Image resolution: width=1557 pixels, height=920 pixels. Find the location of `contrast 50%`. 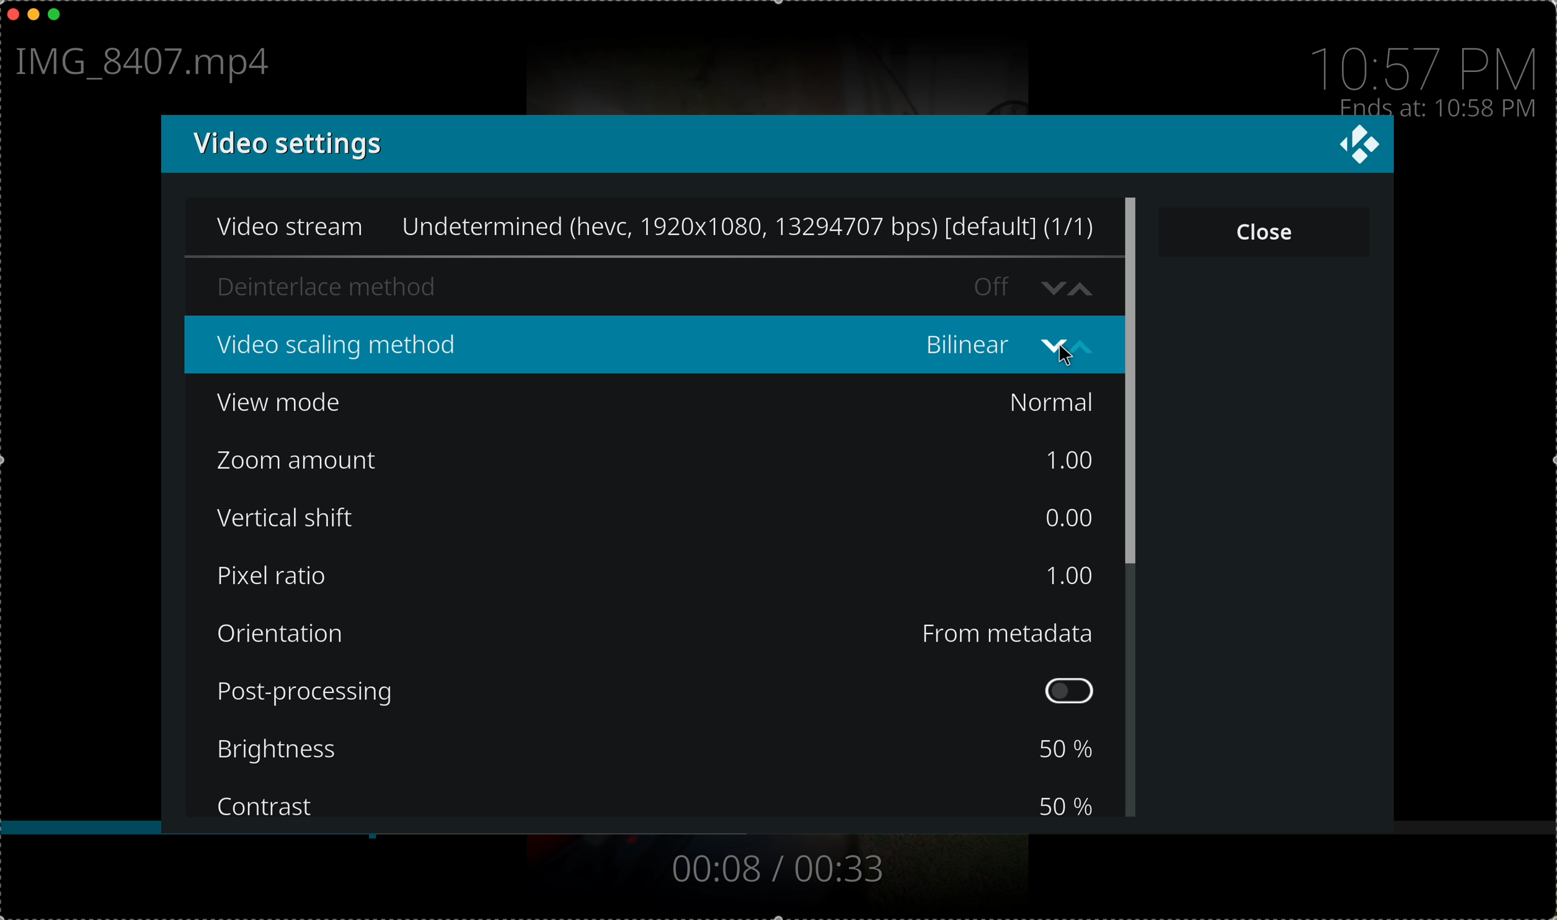

contrast 50% is located at coordinates (655, 802).